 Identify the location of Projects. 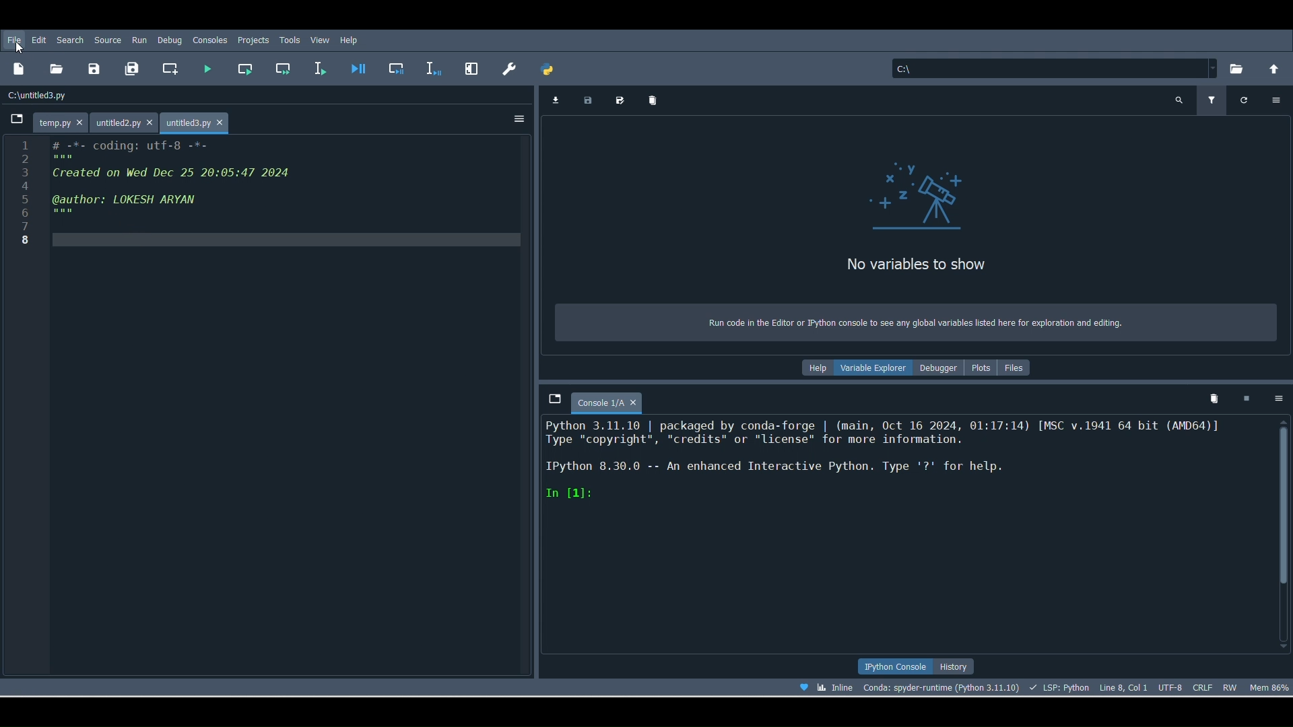
(253, 41).